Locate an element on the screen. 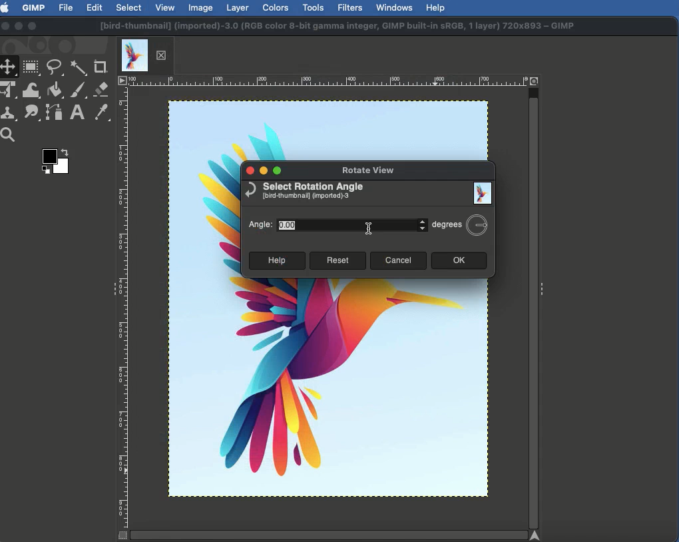  Colors is located at coordinates (276, 7).